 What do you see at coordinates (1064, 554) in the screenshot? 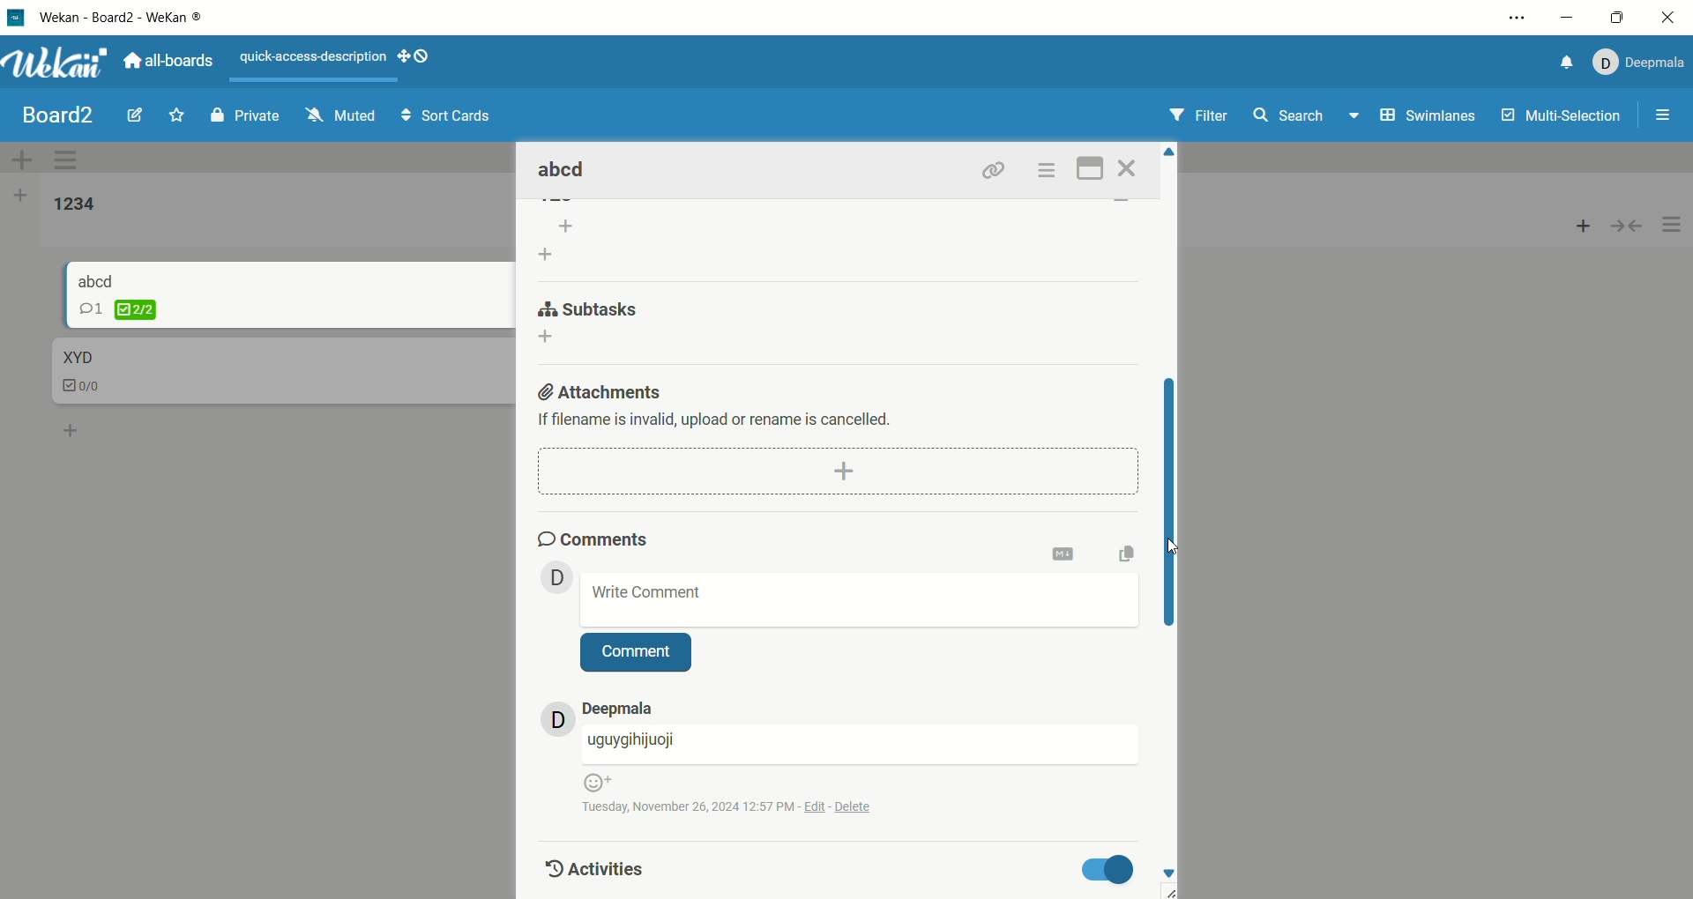
I see `onvert to markdown` at bounding box center [1064, 554].